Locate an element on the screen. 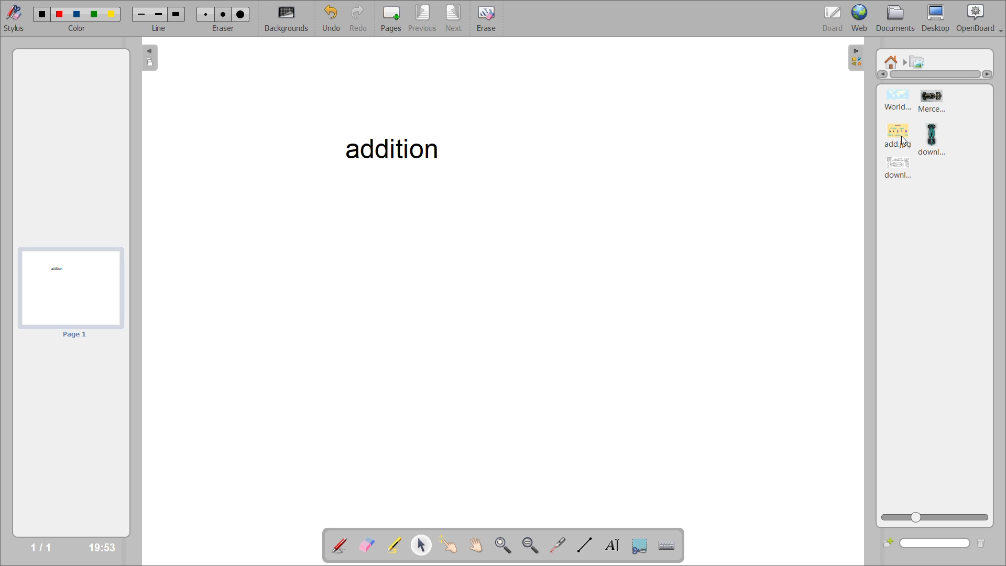 This screenshot has width=1006, height=566. line is located at coordinates (160, 28).